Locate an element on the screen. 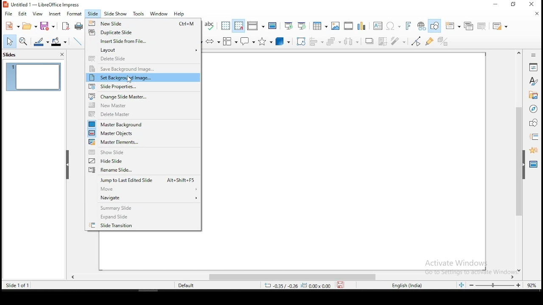  delete slide is located at coordinates (482, 26).